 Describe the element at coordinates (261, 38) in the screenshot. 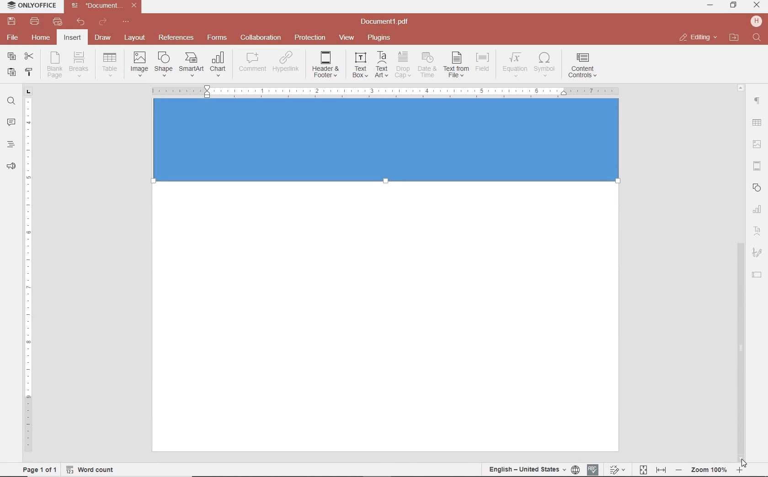

I see `collaboration` at that location.